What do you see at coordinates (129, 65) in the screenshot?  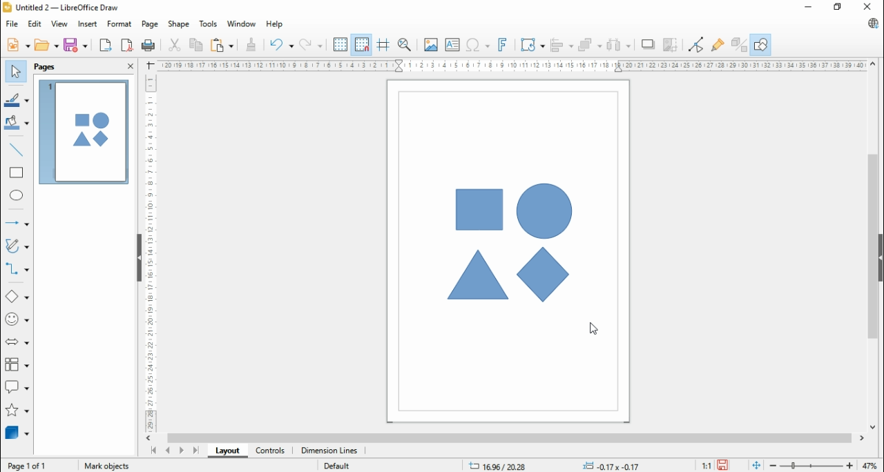 I see `close pane` at bounding box center [129, 65].